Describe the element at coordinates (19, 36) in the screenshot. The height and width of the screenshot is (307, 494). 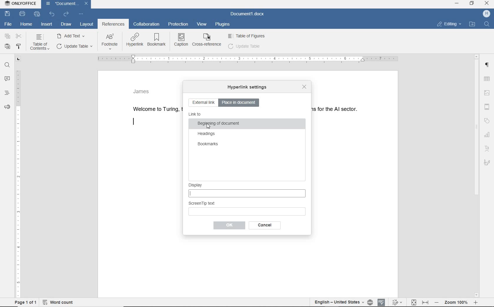
I see `cut` at that location.